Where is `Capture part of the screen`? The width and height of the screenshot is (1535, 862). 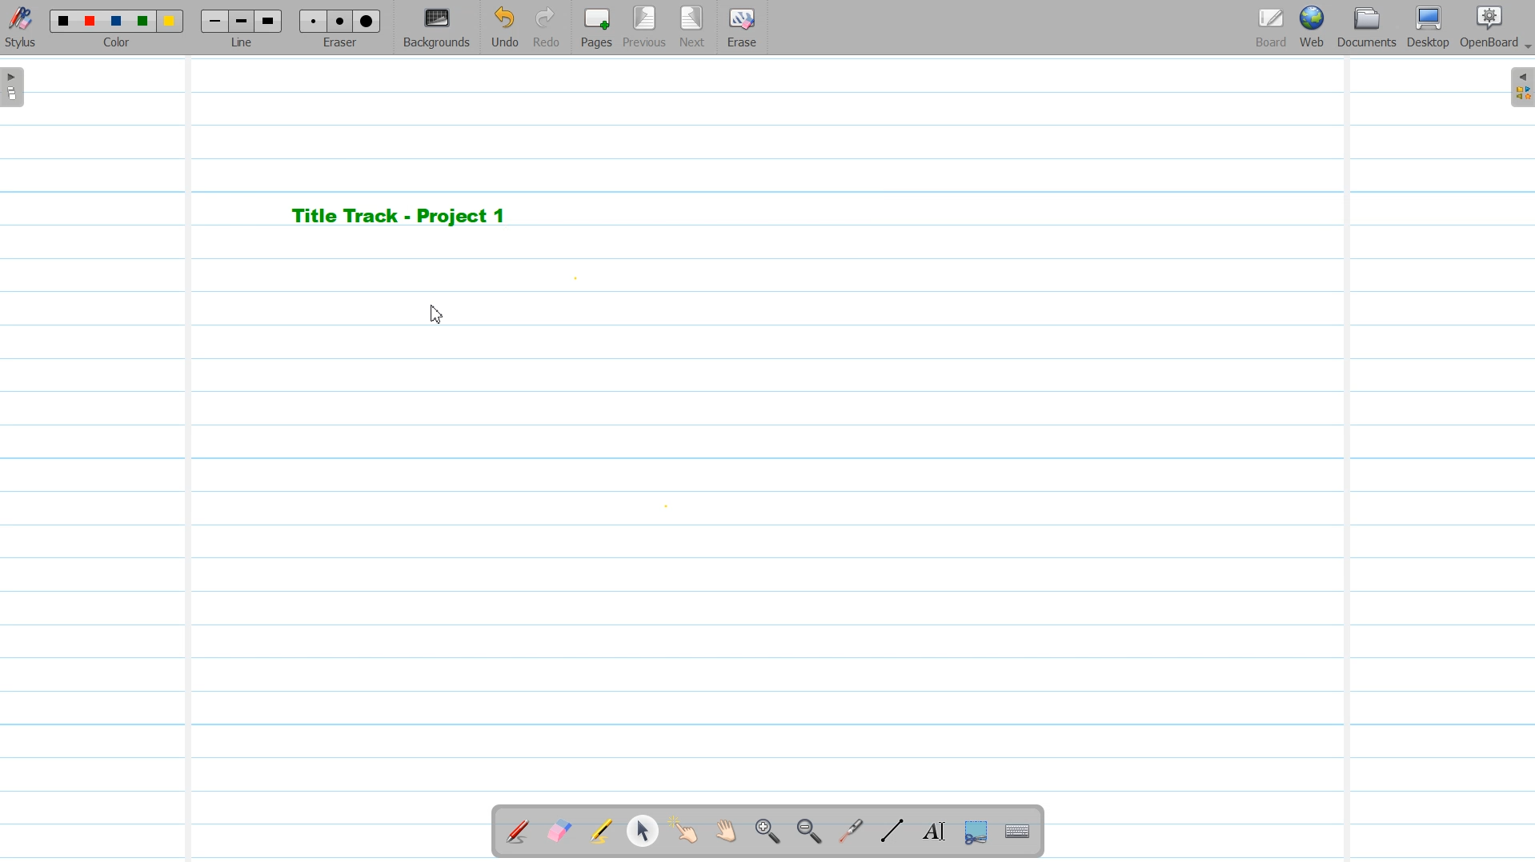
Capture part of the screen is located at coordinates (974, 832).